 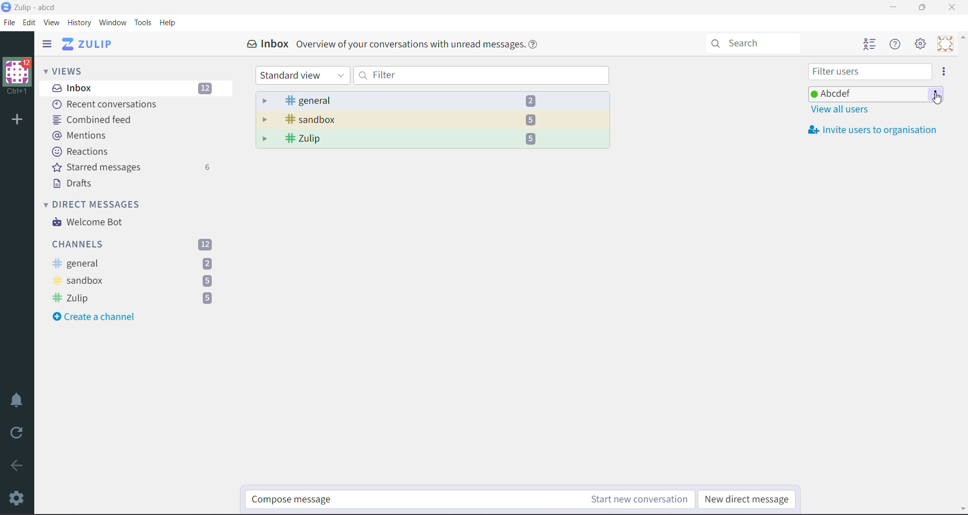 I want to click on Drafts, so click(x=78, y=185).